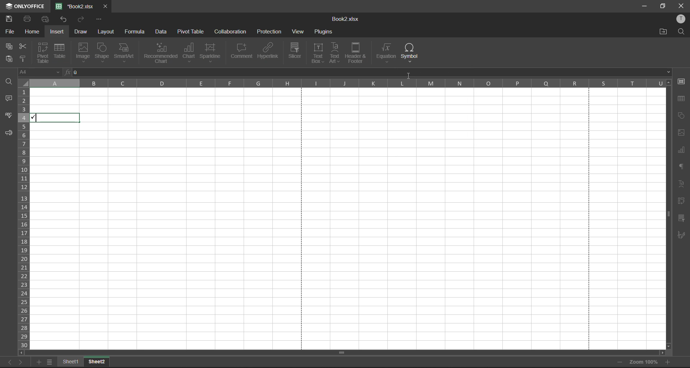  I want to click on view, so click(298, 32).